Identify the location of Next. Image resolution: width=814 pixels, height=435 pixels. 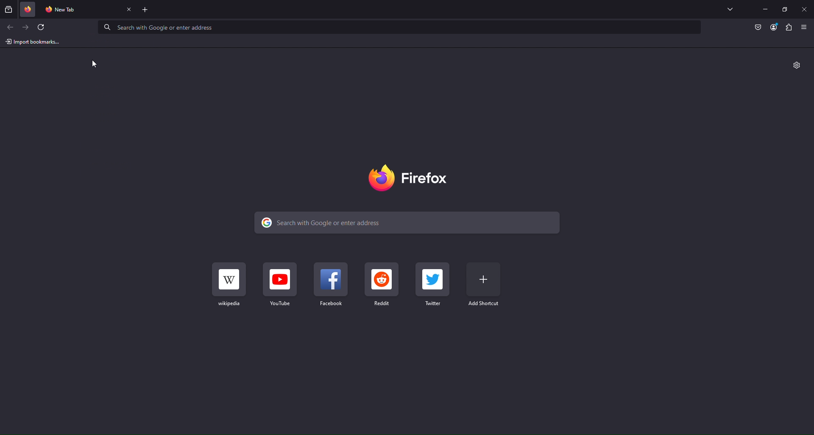
(27, 28).